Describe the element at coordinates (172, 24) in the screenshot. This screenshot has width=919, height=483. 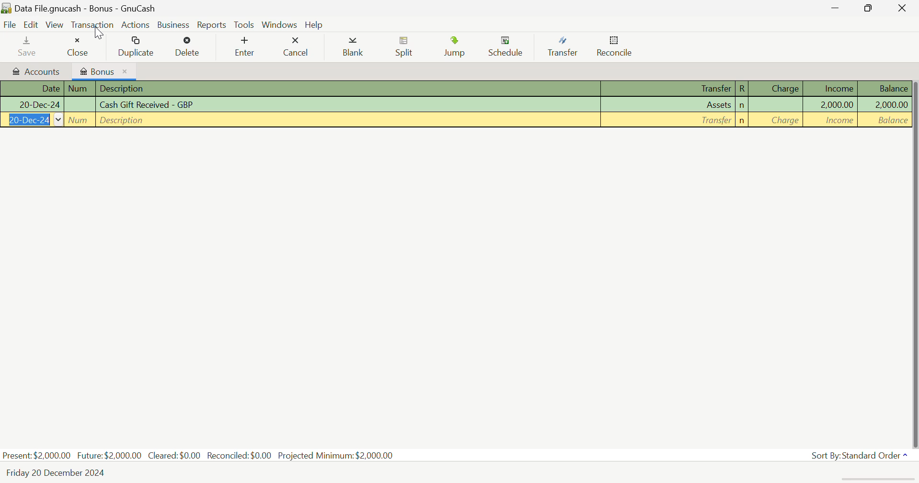
I see `Business` at that location.